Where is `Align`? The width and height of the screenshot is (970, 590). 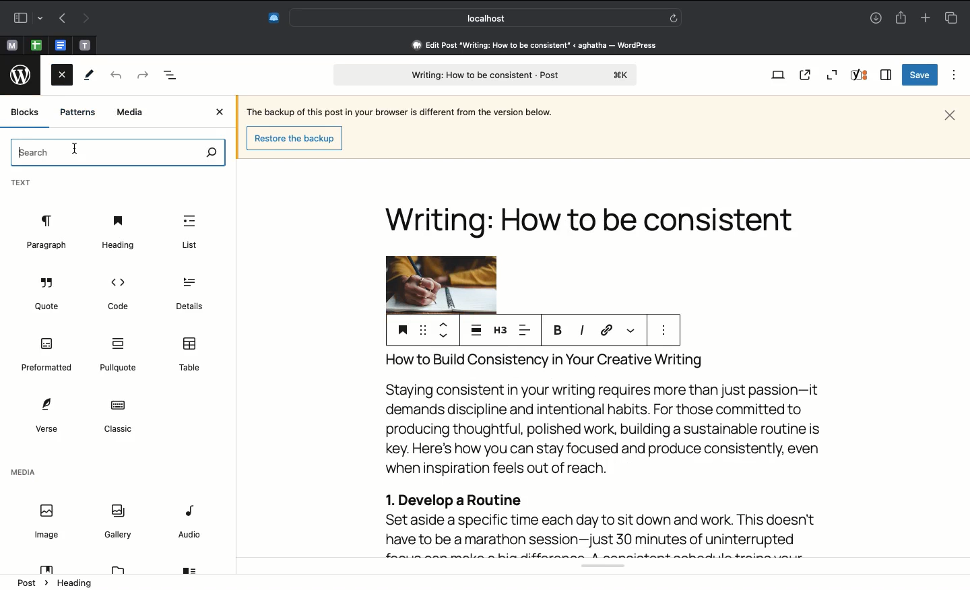
Align is located at coordinates (527, 329).